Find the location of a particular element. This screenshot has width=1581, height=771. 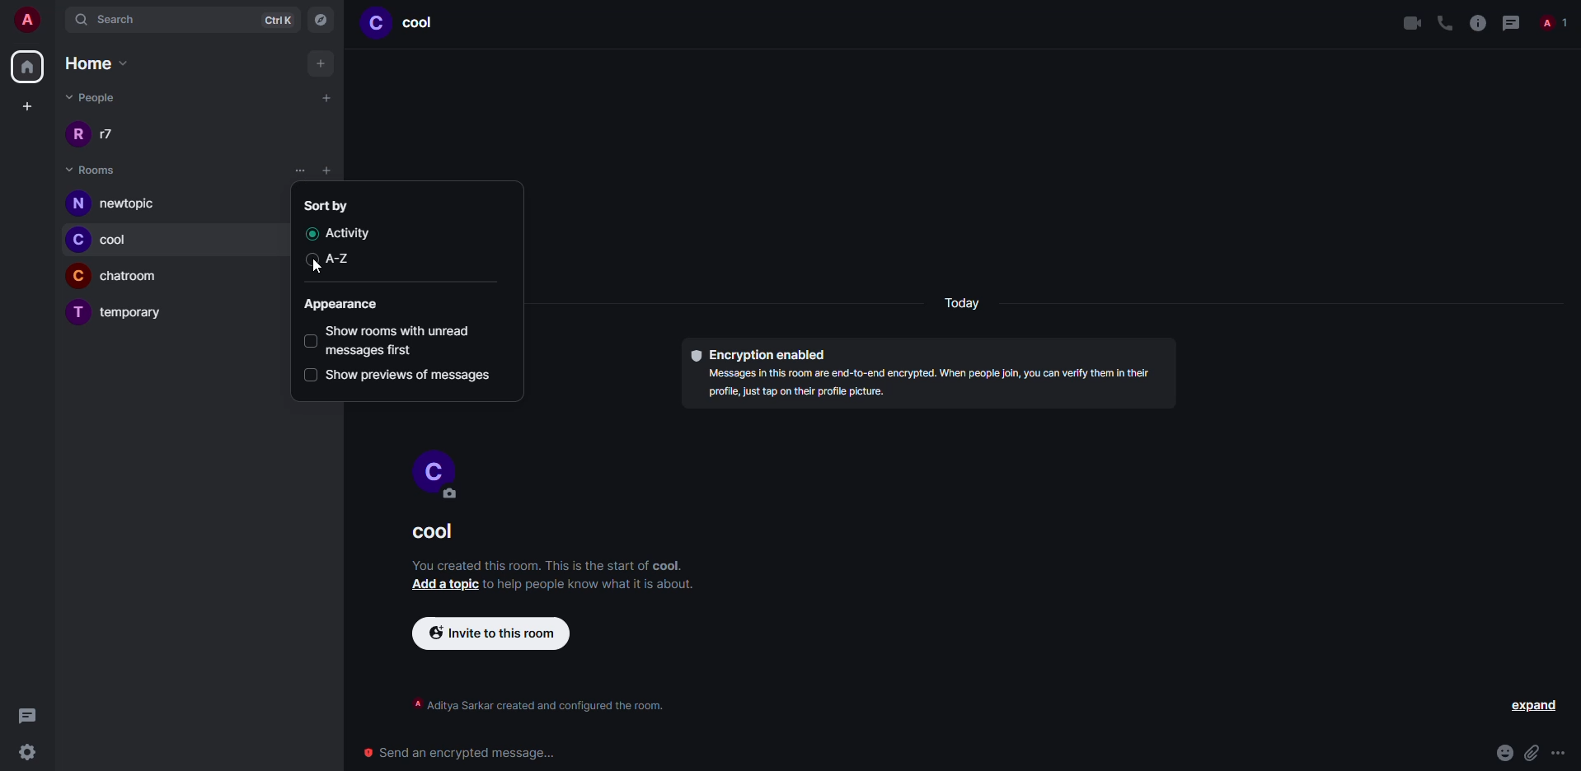

info is located at coordinates (592, 584).